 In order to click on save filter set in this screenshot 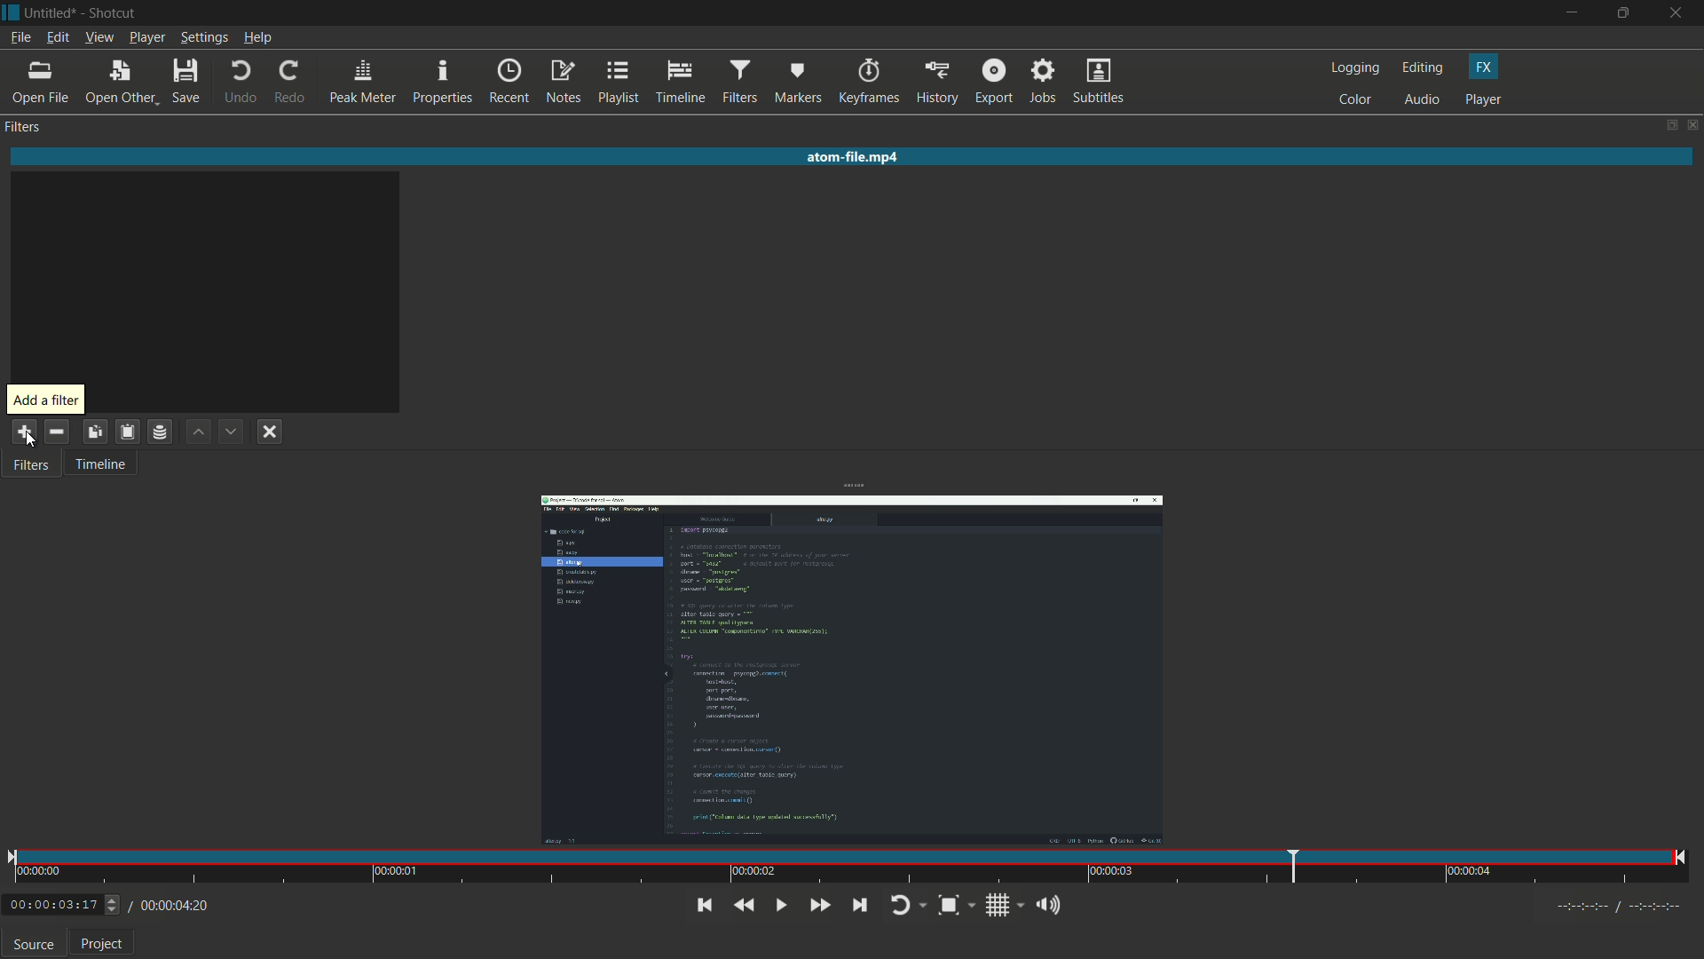, I will do `click(161, 432)`.